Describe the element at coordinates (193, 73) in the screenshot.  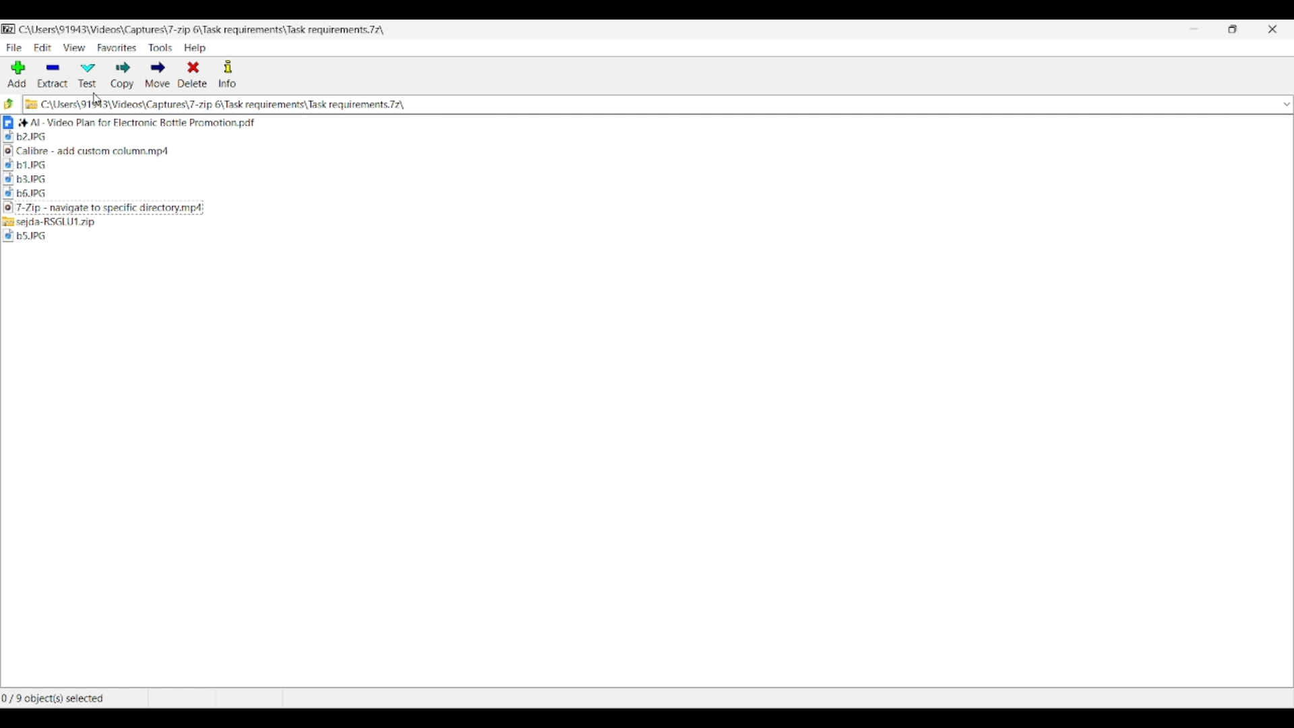
I see `Delete` at that location.